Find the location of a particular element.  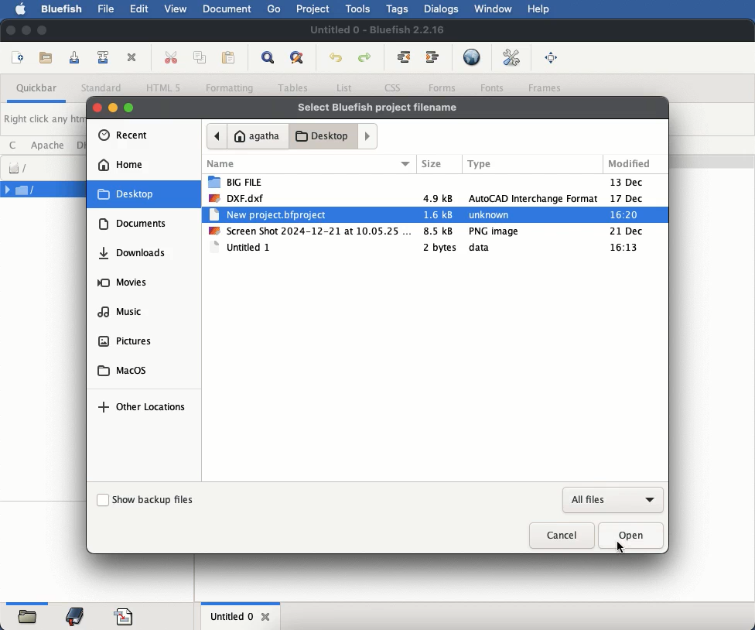

formatting is located at coordinates (231, 89).